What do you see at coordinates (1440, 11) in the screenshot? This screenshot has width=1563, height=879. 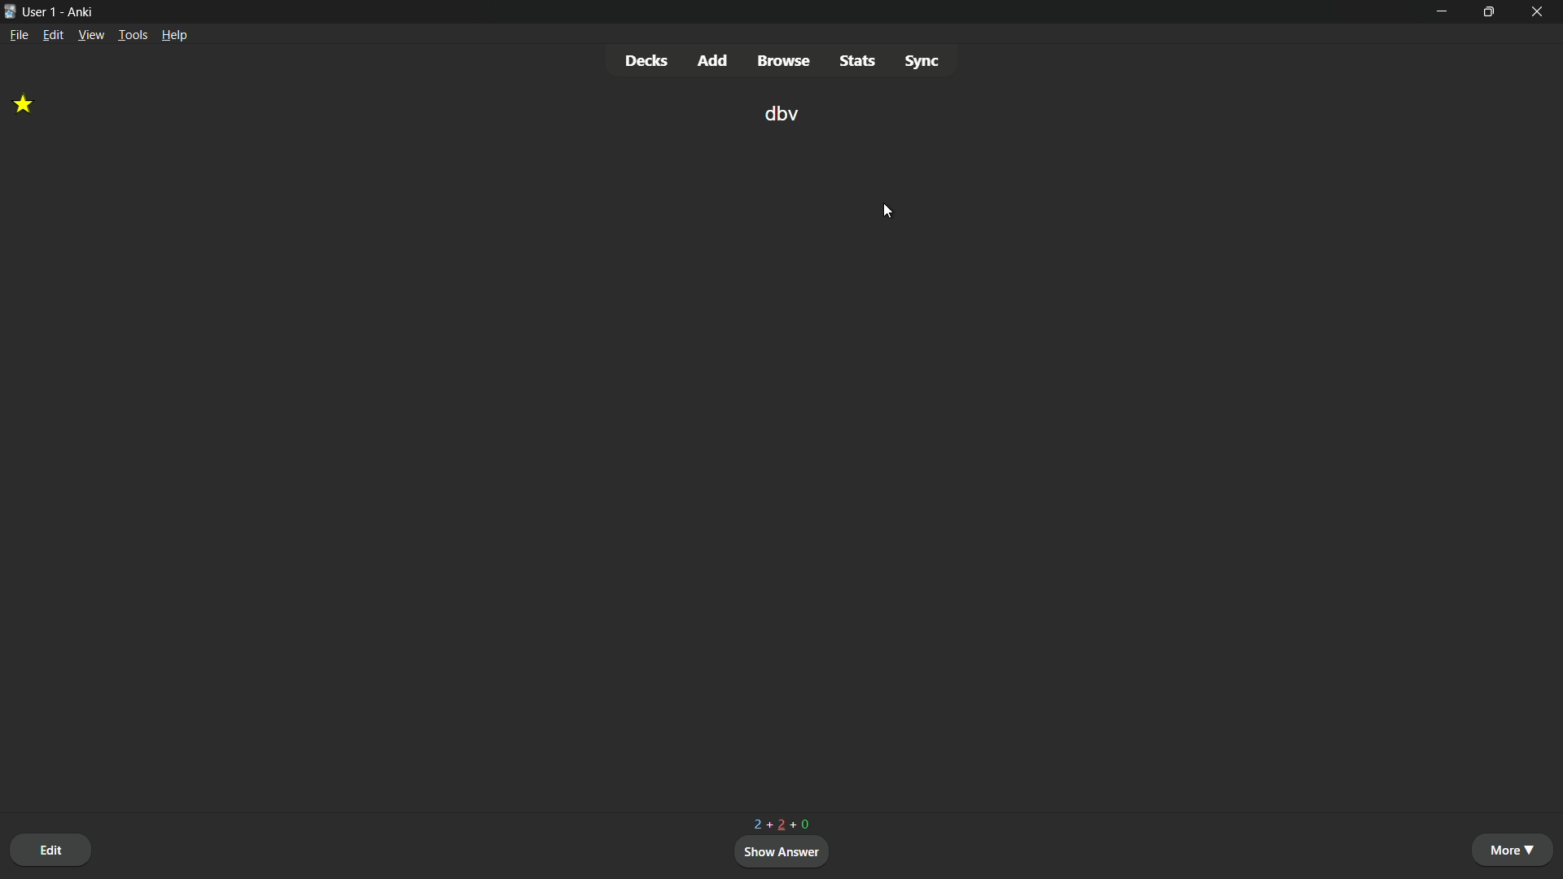 I see `minimize` at bounding box center [1440, 11].